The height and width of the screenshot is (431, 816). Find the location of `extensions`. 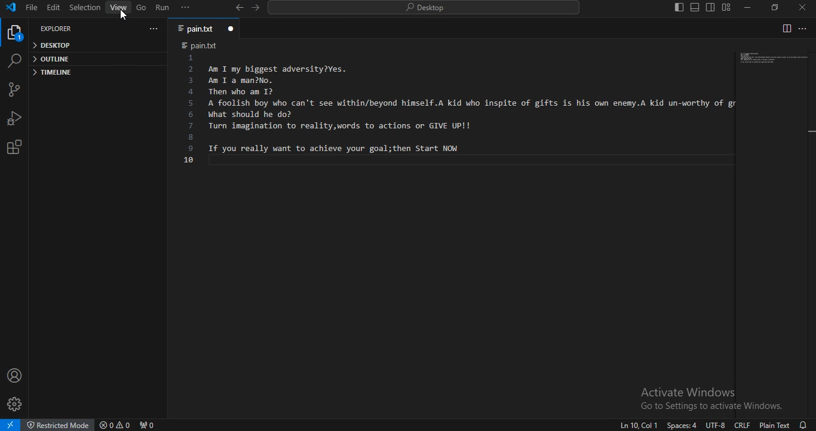

extensions is located at coordinates (12, 149).